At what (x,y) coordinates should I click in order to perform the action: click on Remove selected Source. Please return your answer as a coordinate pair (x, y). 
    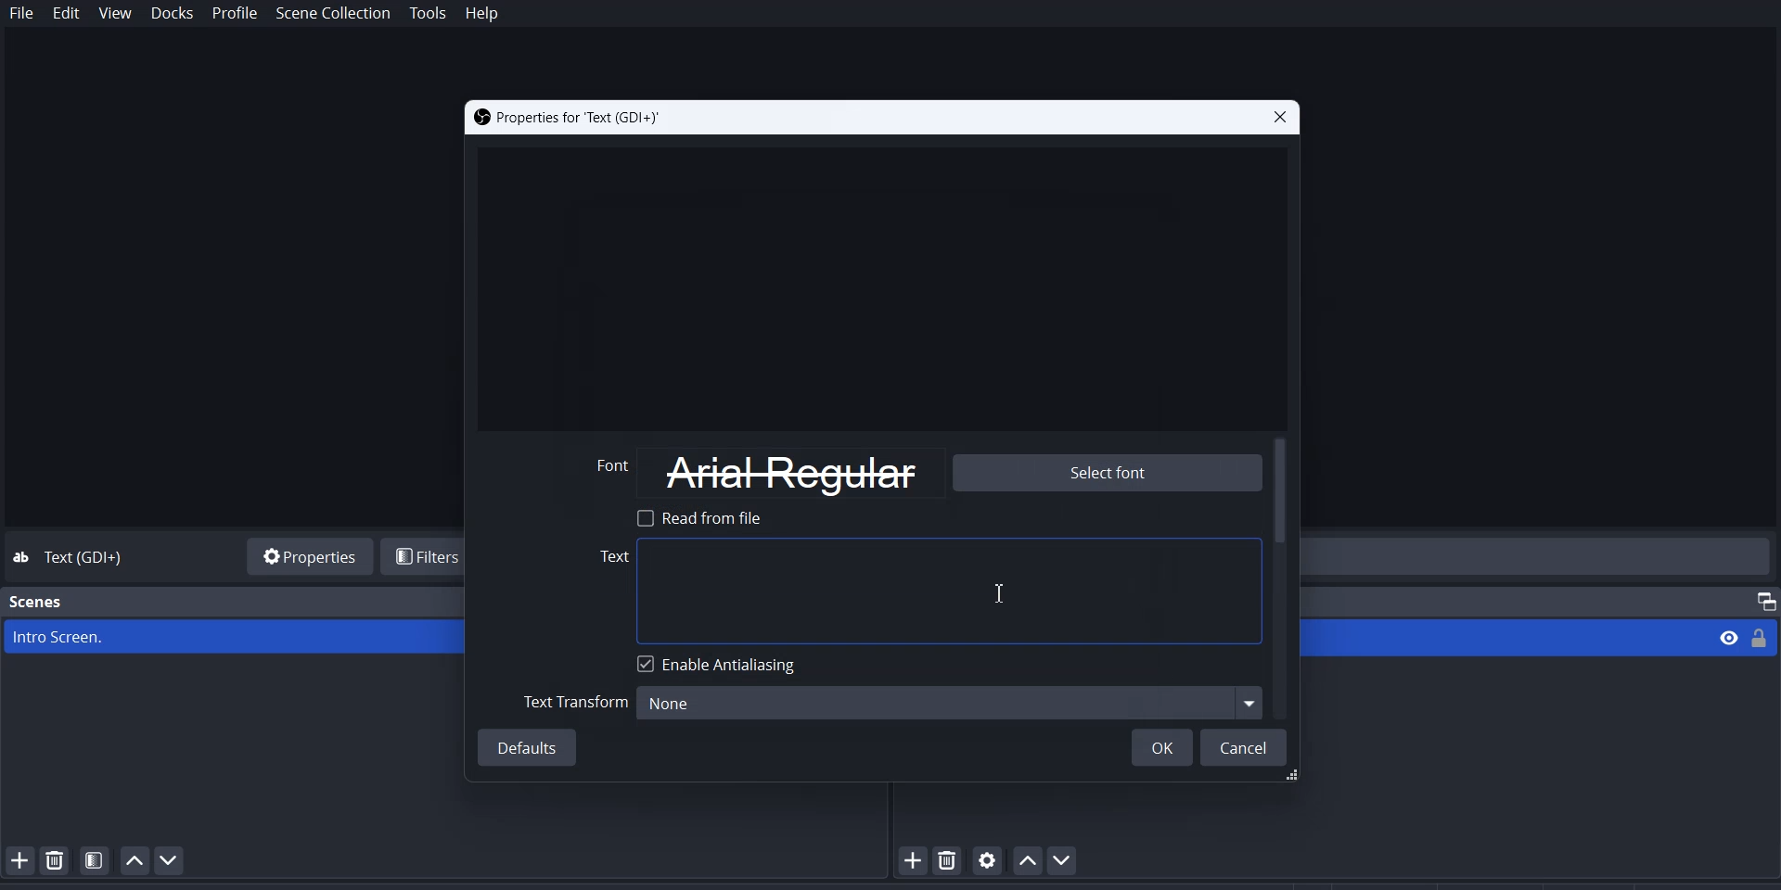
    Looking at the image, I should click on (950, 859).